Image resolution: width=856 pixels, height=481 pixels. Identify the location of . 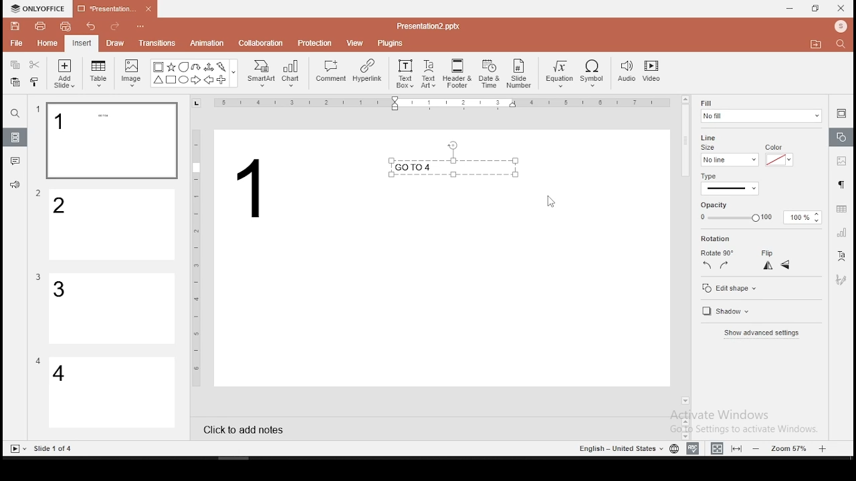
(143, 27).